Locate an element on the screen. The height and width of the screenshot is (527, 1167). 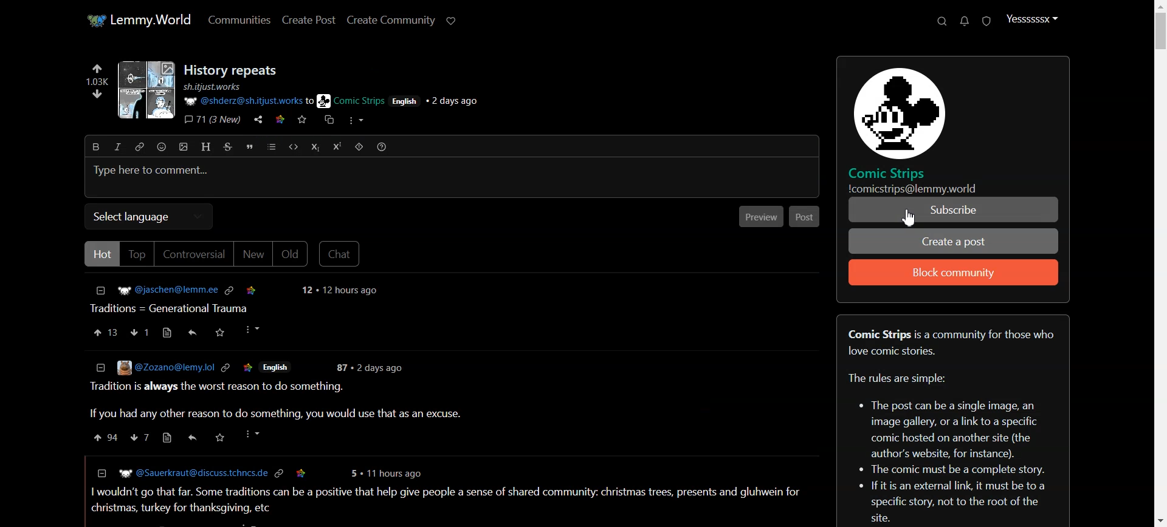
Create Community is located at coordinates (391, 21).